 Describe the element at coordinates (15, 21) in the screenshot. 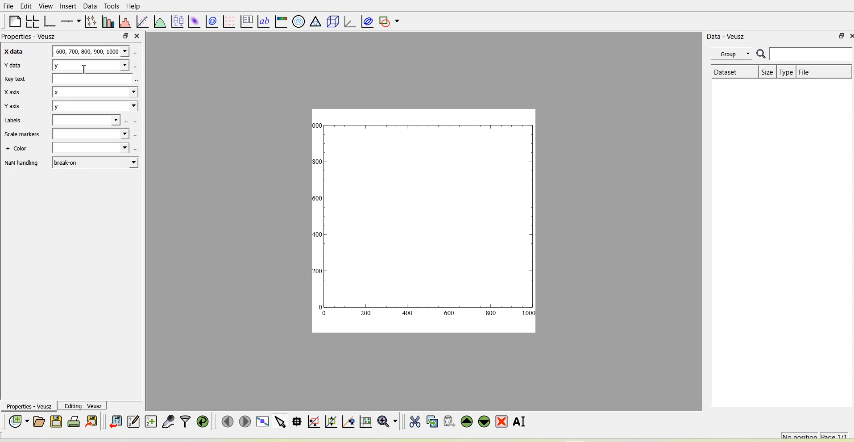

I see `Blank page` at that location.